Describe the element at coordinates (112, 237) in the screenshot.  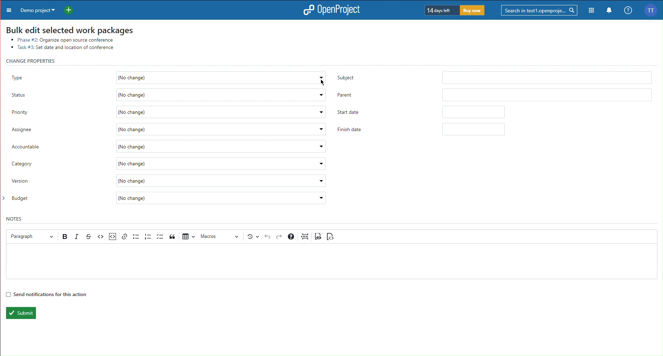
I see `Attachment Settings` at that location.